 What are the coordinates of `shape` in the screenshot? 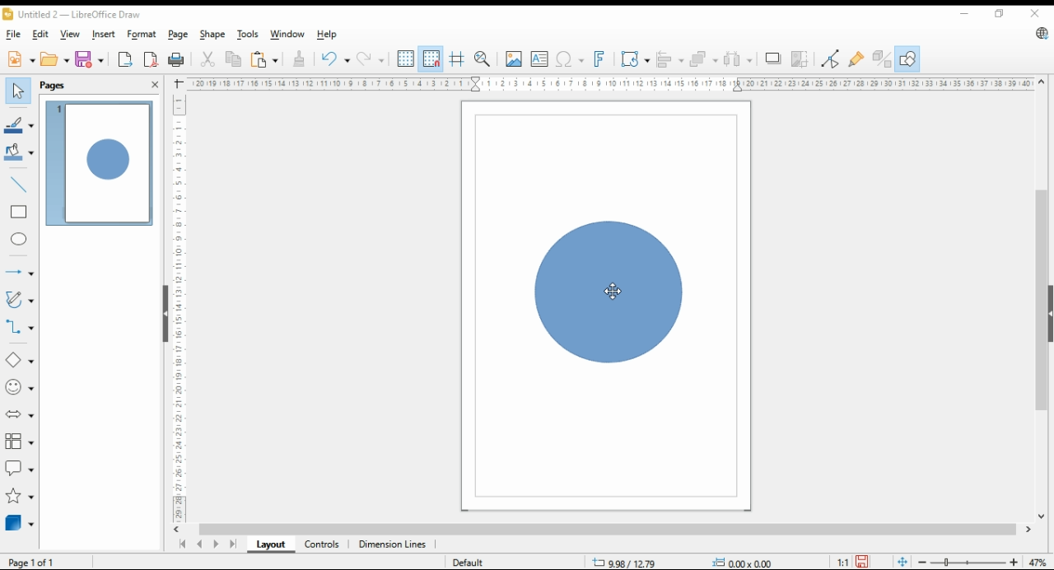 It's located at (212, 35).